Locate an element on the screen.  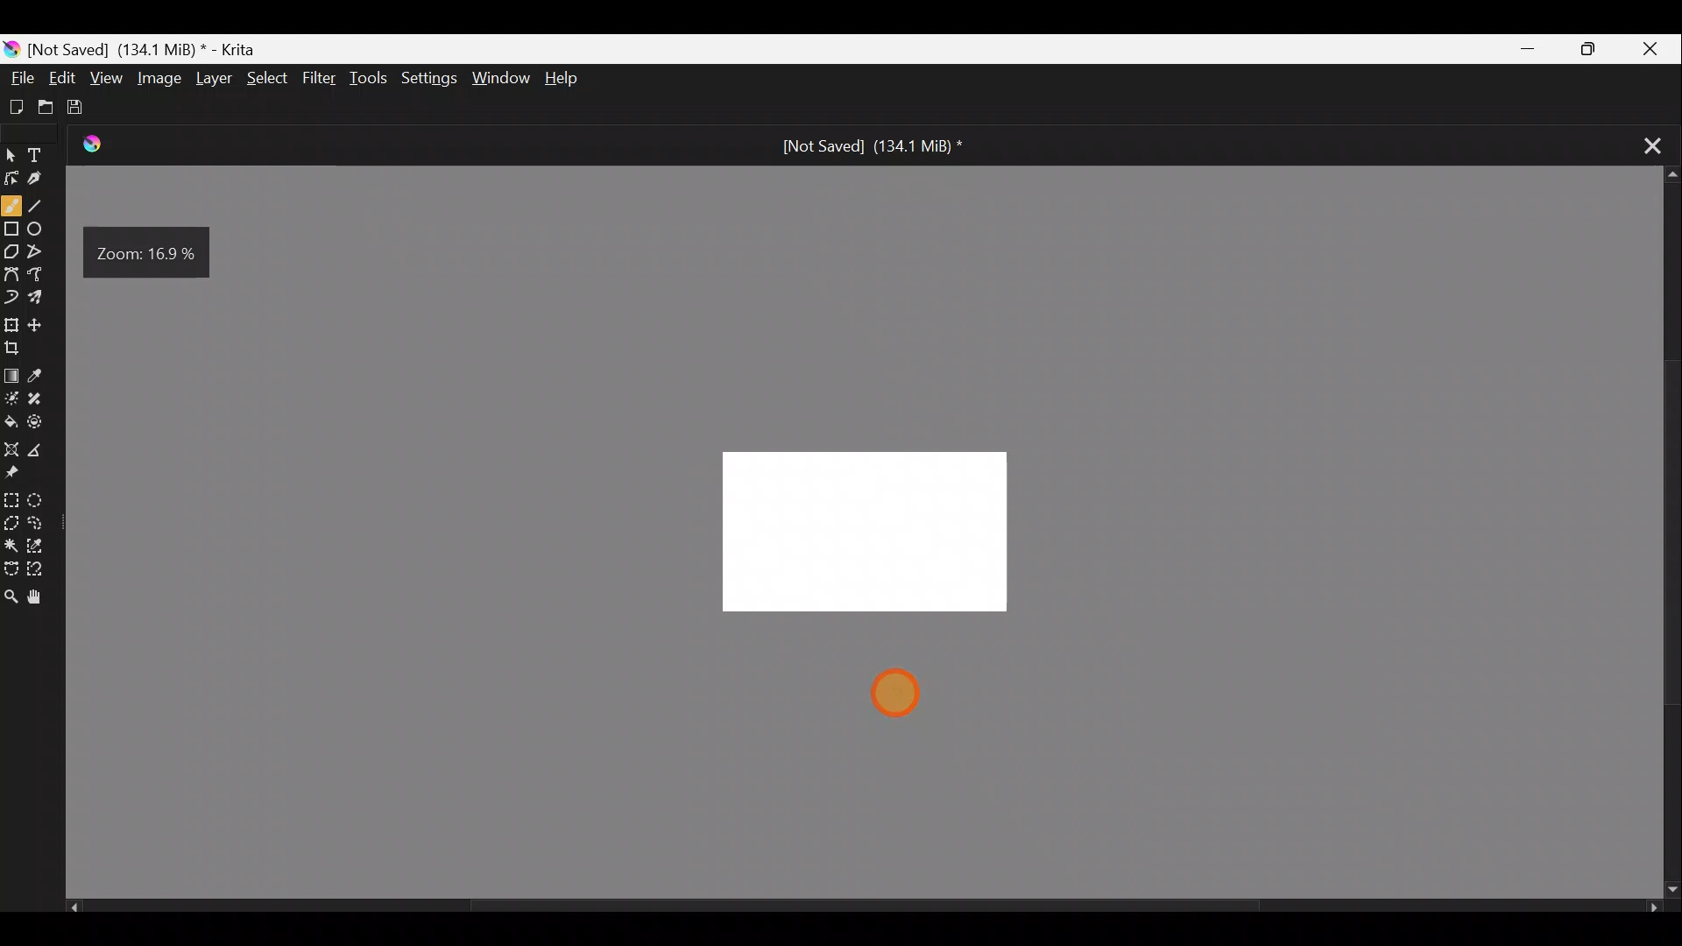
Move a layer is located at coordinates (42, 323).